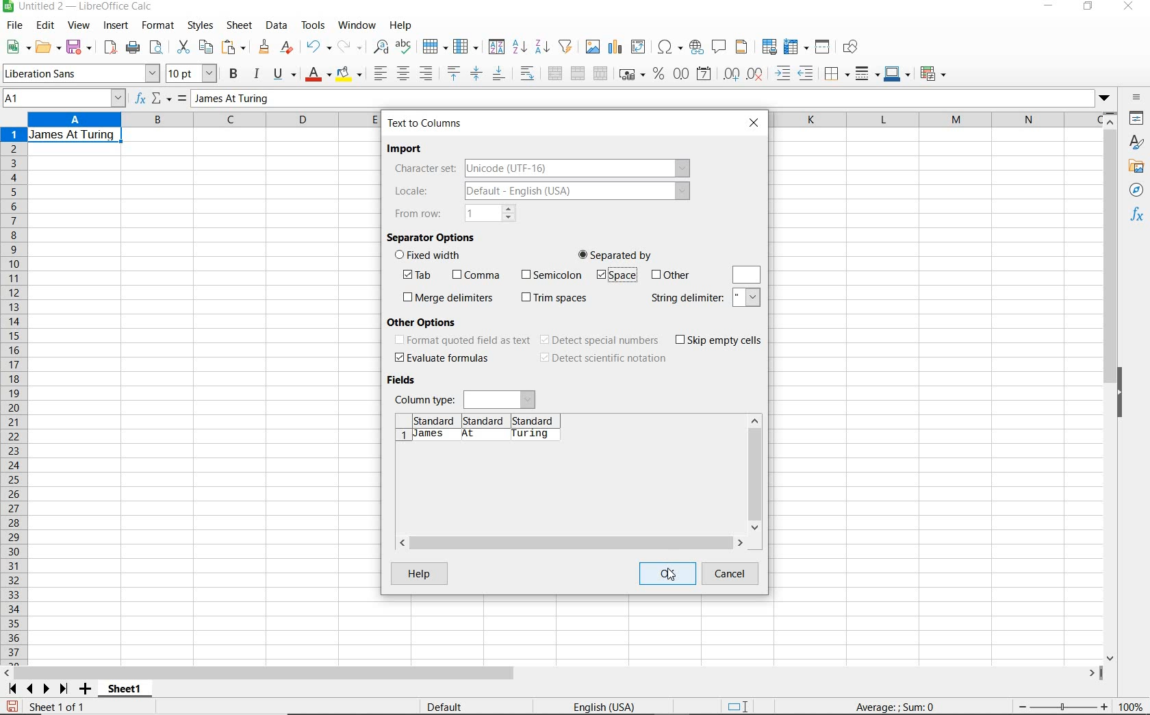  What do you see at coordinates (455, 213) in the screenshot?
I see `from row` at bounding box center [455, 213].